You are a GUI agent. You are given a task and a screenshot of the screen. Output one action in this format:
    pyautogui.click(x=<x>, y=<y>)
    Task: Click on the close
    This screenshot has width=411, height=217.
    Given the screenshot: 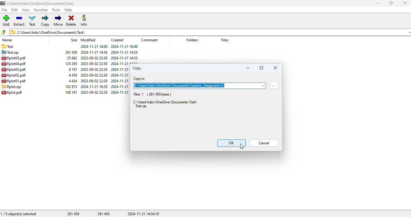 What is the action you would take?
    pyautogui.click(x=405, y=3)
    